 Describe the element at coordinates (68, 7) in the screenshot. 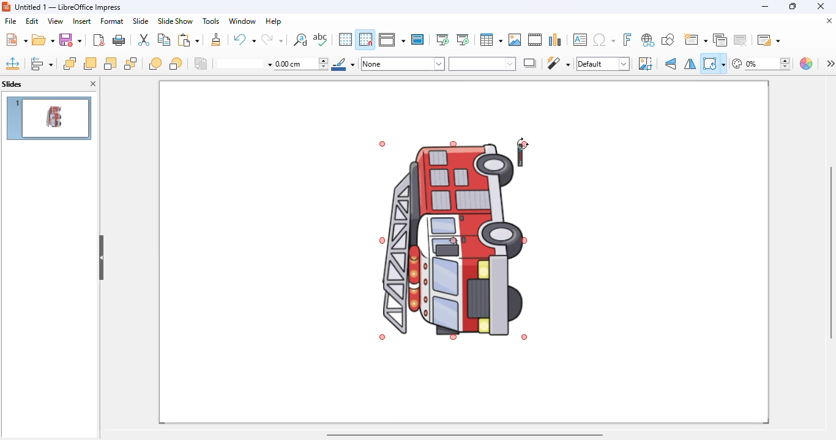

I see `title` at that location.